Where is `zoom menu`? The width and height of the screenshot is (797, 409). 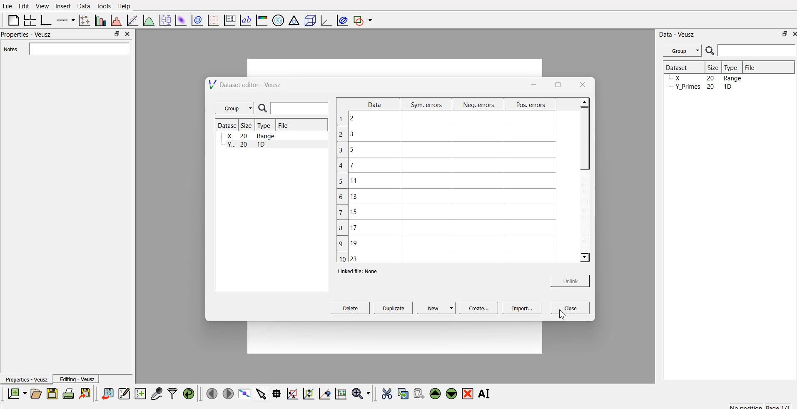
zoom menu is located at coordinates (361, 393).